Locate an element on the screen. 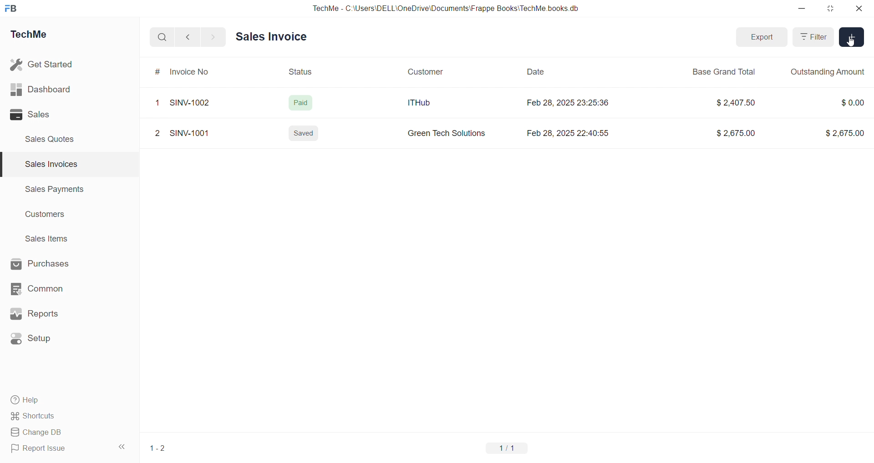 Image resolution: width=874 pixels, height=463 pixels. Status is located at coordinates (306, 71).